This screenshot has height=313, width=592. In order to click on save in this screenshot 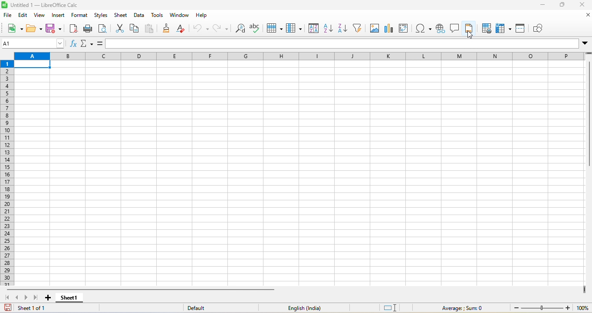, I will do `click(53, 29)`.